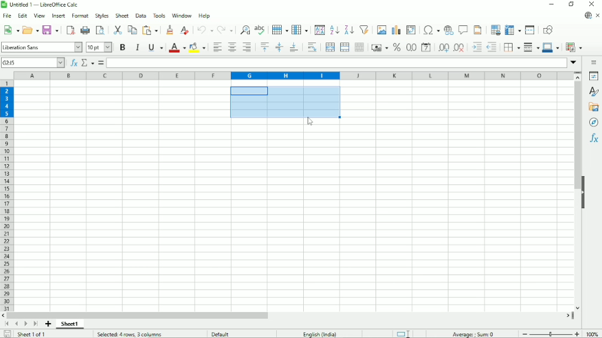 Image resolution: width=602 pixels, height=338 pixels. Describe the element at coordinates (150, 30) in the screenshot. I see `Paste` at that location.